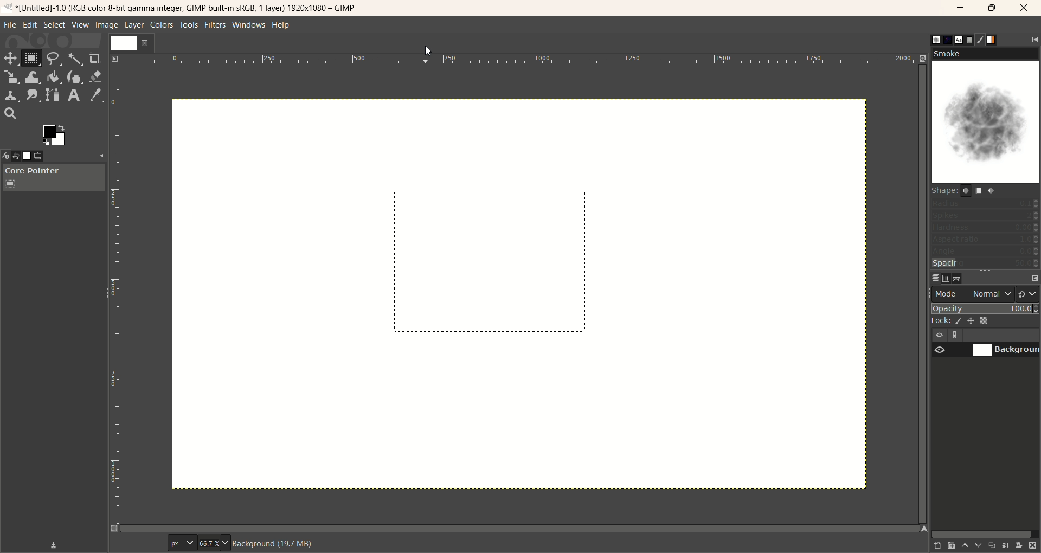  Describe the element at coordinates (992, 40) in the screenshot. I see `gradient` at that location.